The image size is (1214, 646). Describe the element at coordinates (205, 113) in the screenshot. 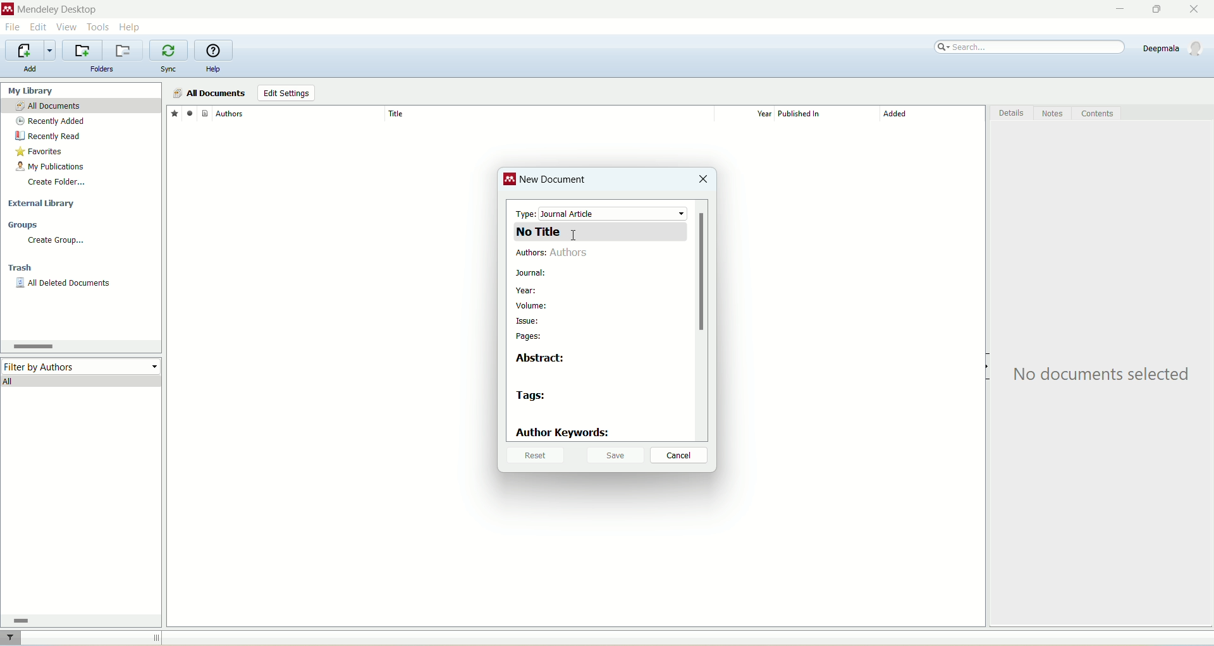

I see `document` at that location.